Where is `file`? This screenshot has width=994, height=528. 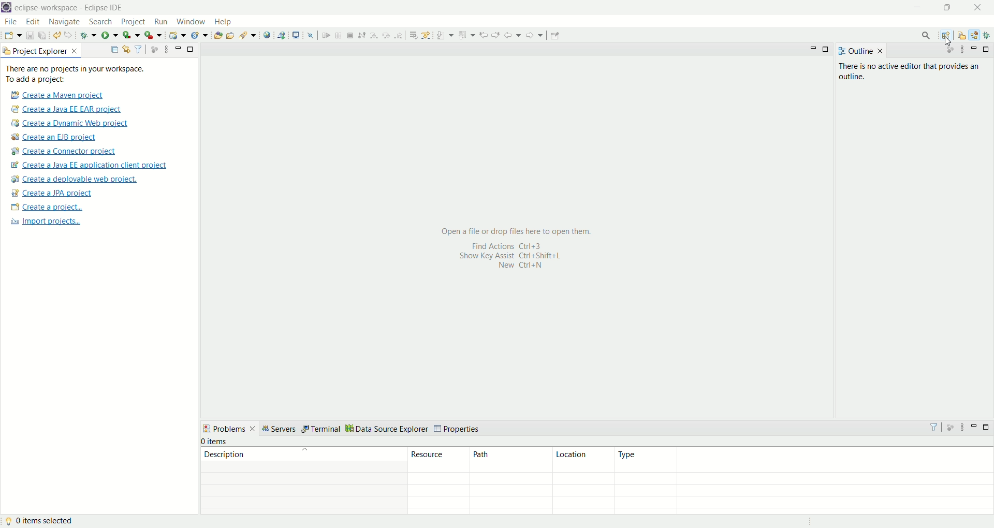
file is located at coordinates (11, 22).